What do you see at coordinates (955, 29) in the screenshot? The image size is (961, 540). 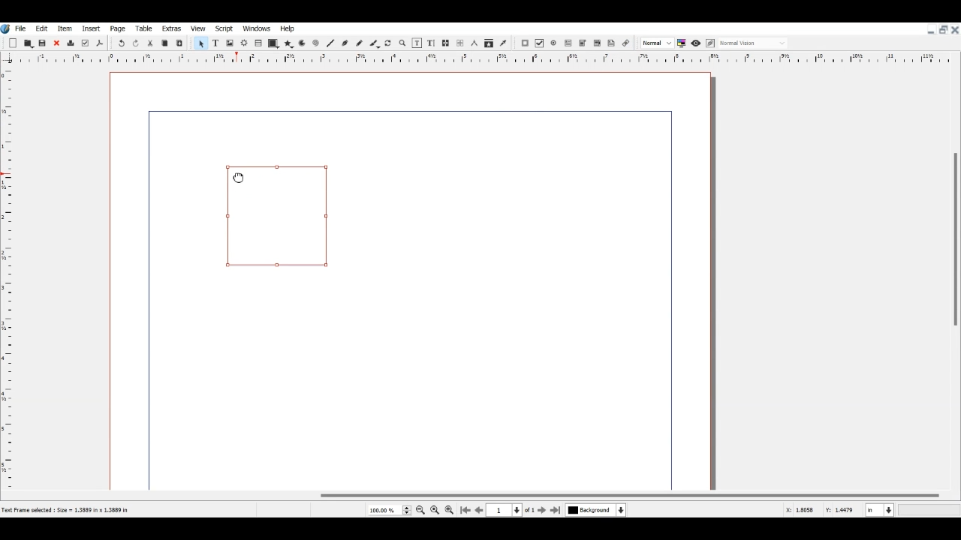 I see `Close` at bounding box center [955, 29].